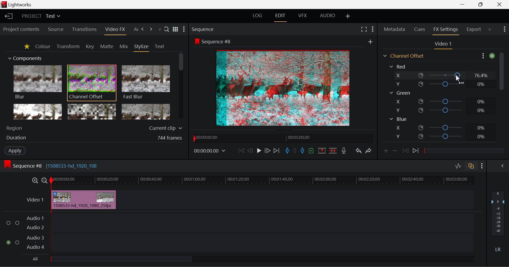 The width and height of the screenshot is (509, 267). What do you see at coordinates (37, 82) in the screenshot?
I see `Blur` at bounding box center [37, 82].